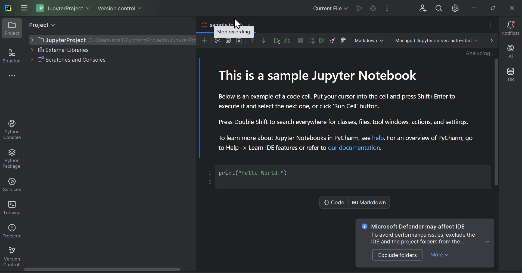 The image size is (522, 273). I want to click on interrupt kernel, so click(301, 40).